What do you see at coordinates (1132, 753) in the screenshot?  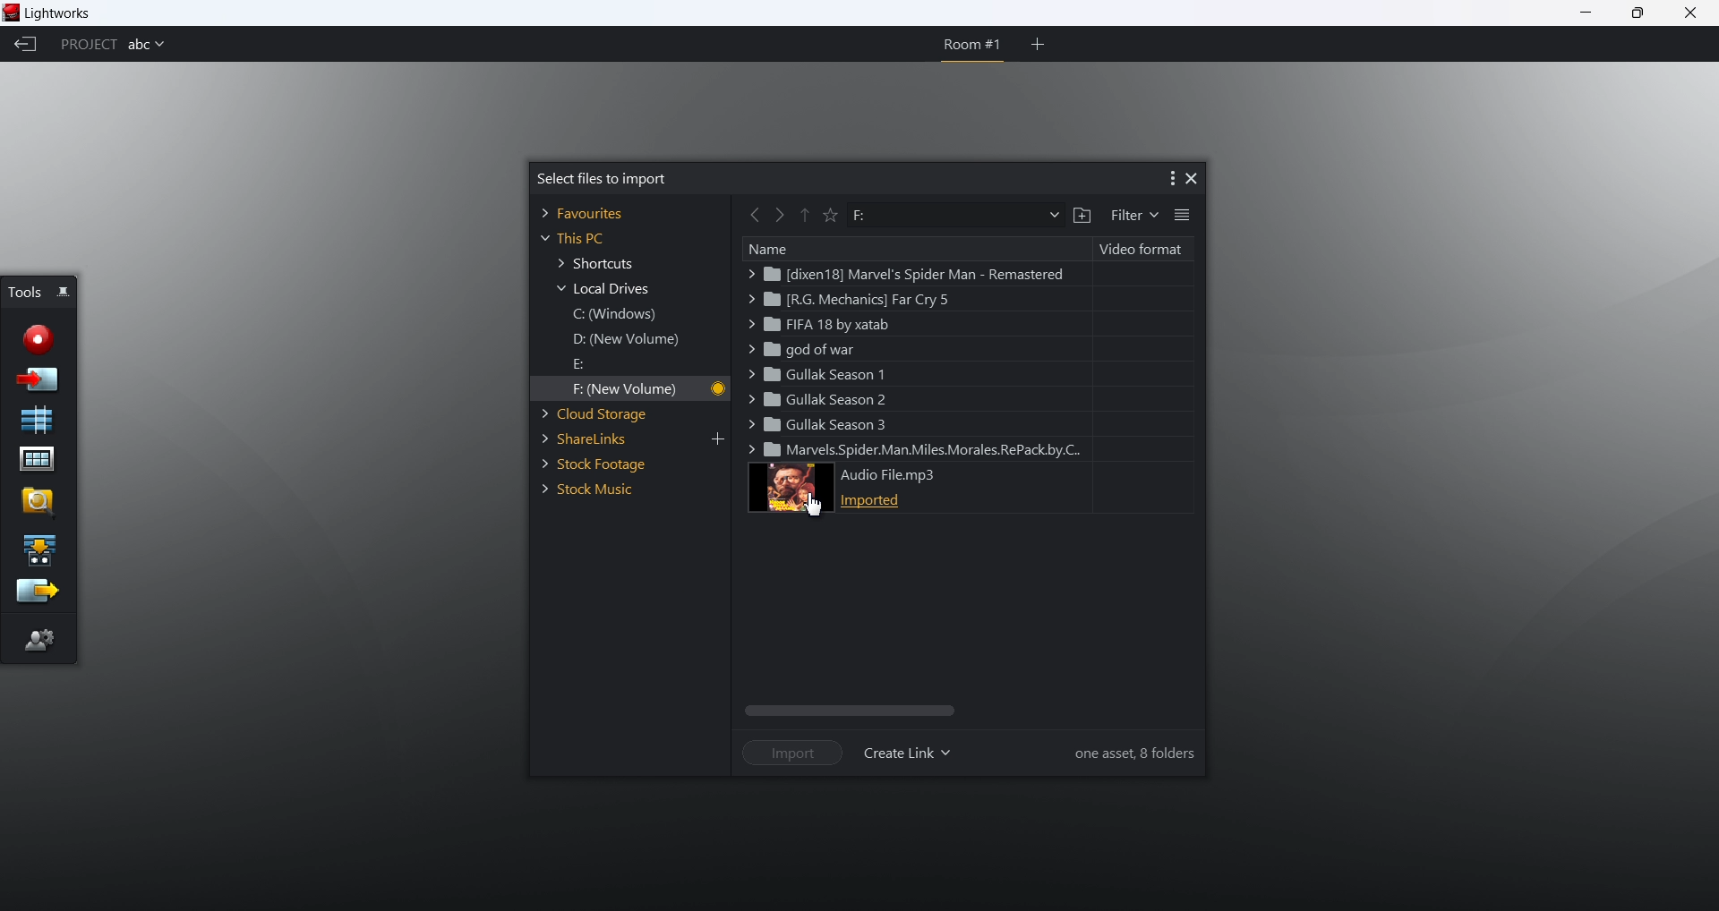 I see `information` at bounding box center [1132, 753].